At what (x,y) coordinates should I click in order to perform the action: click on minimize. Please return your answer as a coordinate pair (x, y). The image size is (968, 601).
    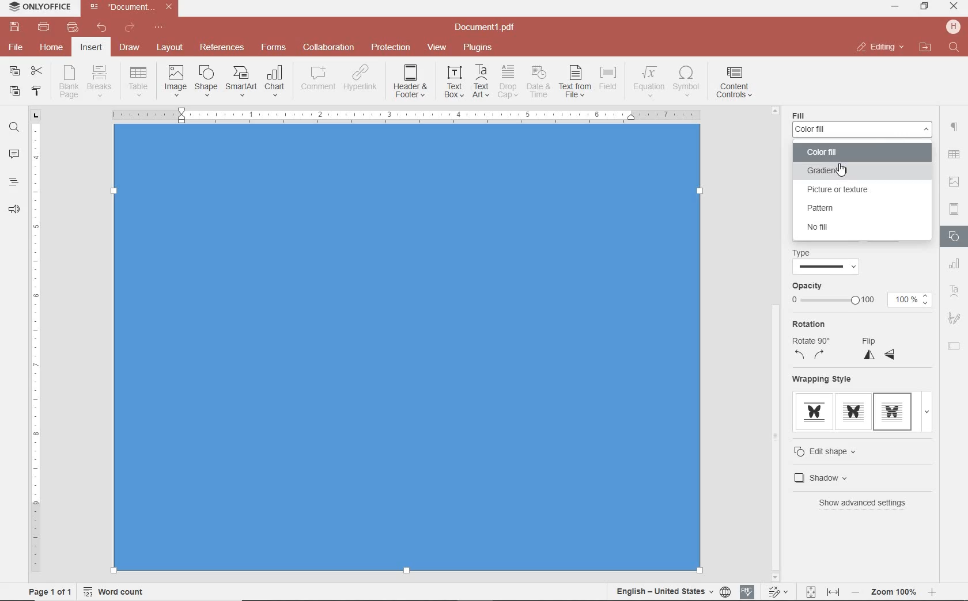
    Looking at the image, I should click on (896, 6).